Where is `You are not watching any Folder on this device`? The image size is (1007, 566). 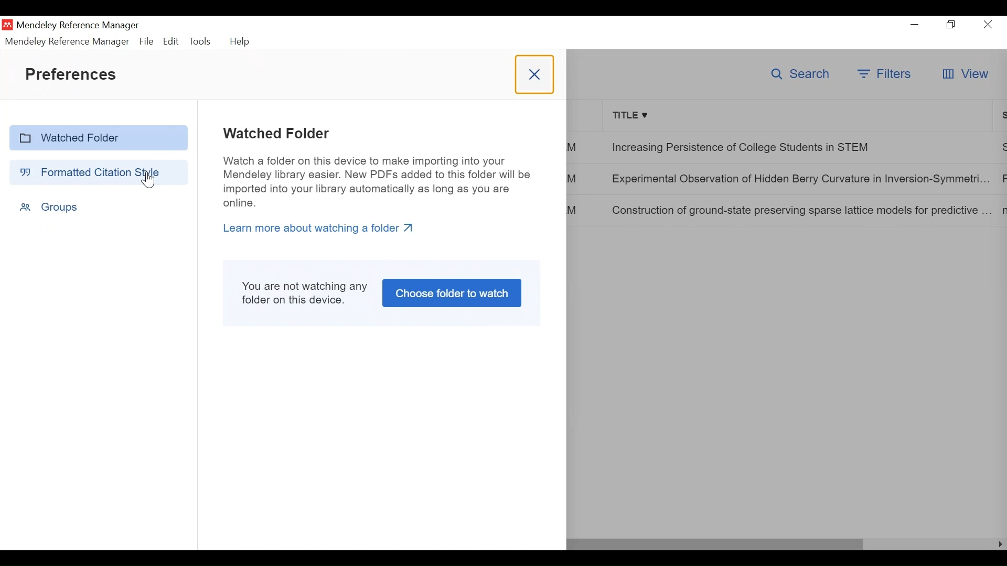 You are not watching any Folder on this device is located at coordinates (305, 293).